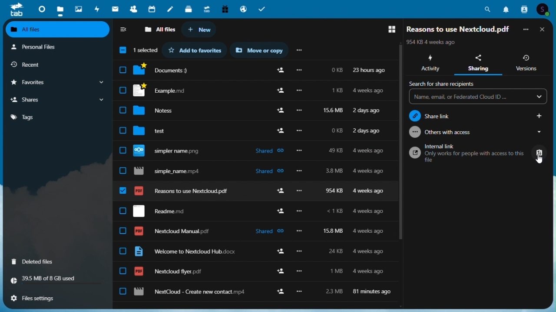 This screenshot has height=312, width=556. I want to click on cursor, so click(539, 161).